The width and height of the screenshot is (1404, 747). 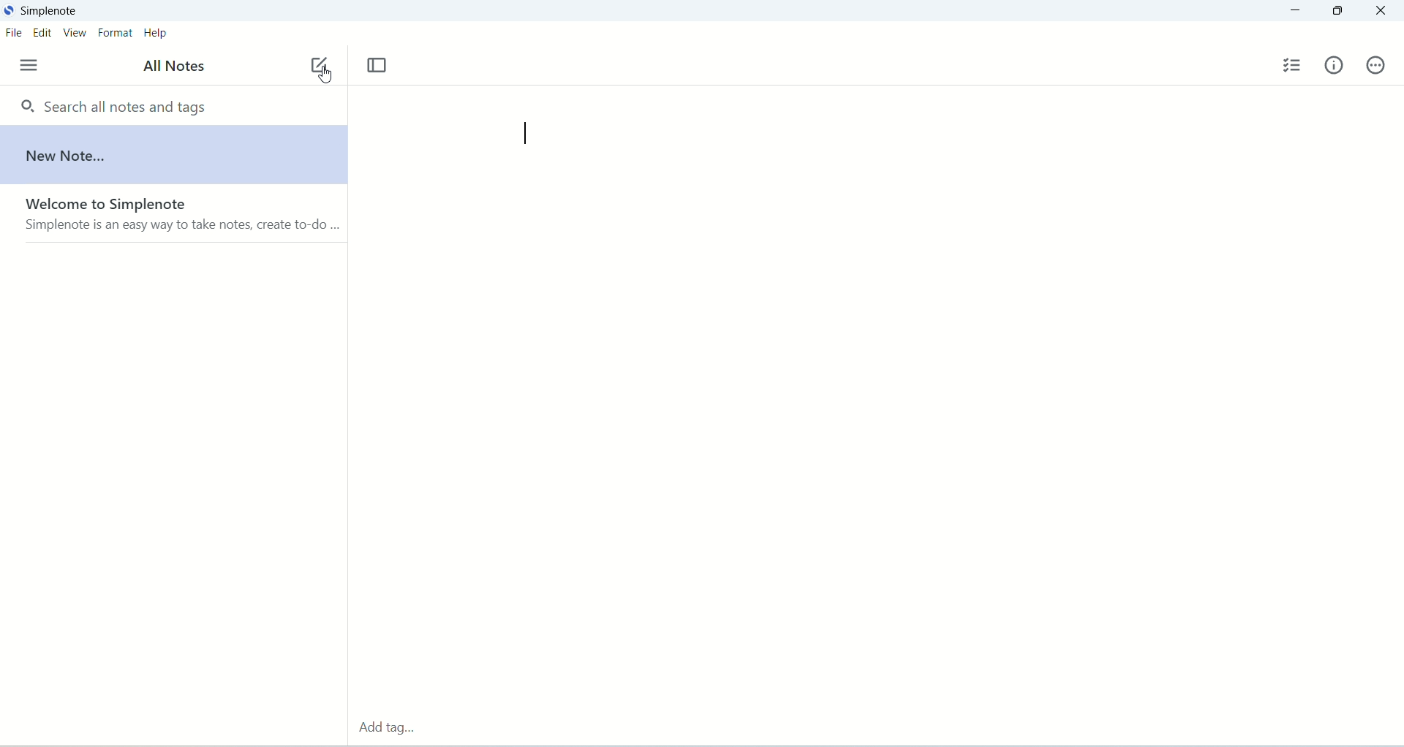 What do you see at coordinates (15, 34) in the screenshot?
I see `file` at bounding box center [15, 34].